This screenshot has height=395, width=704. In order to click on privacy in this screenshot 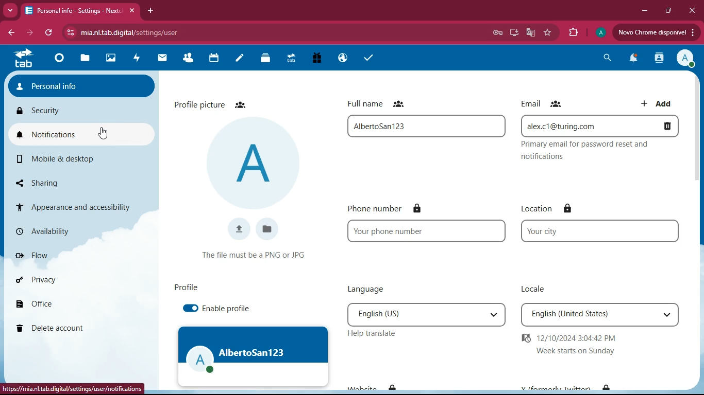, I will do `click(61, 280)`.